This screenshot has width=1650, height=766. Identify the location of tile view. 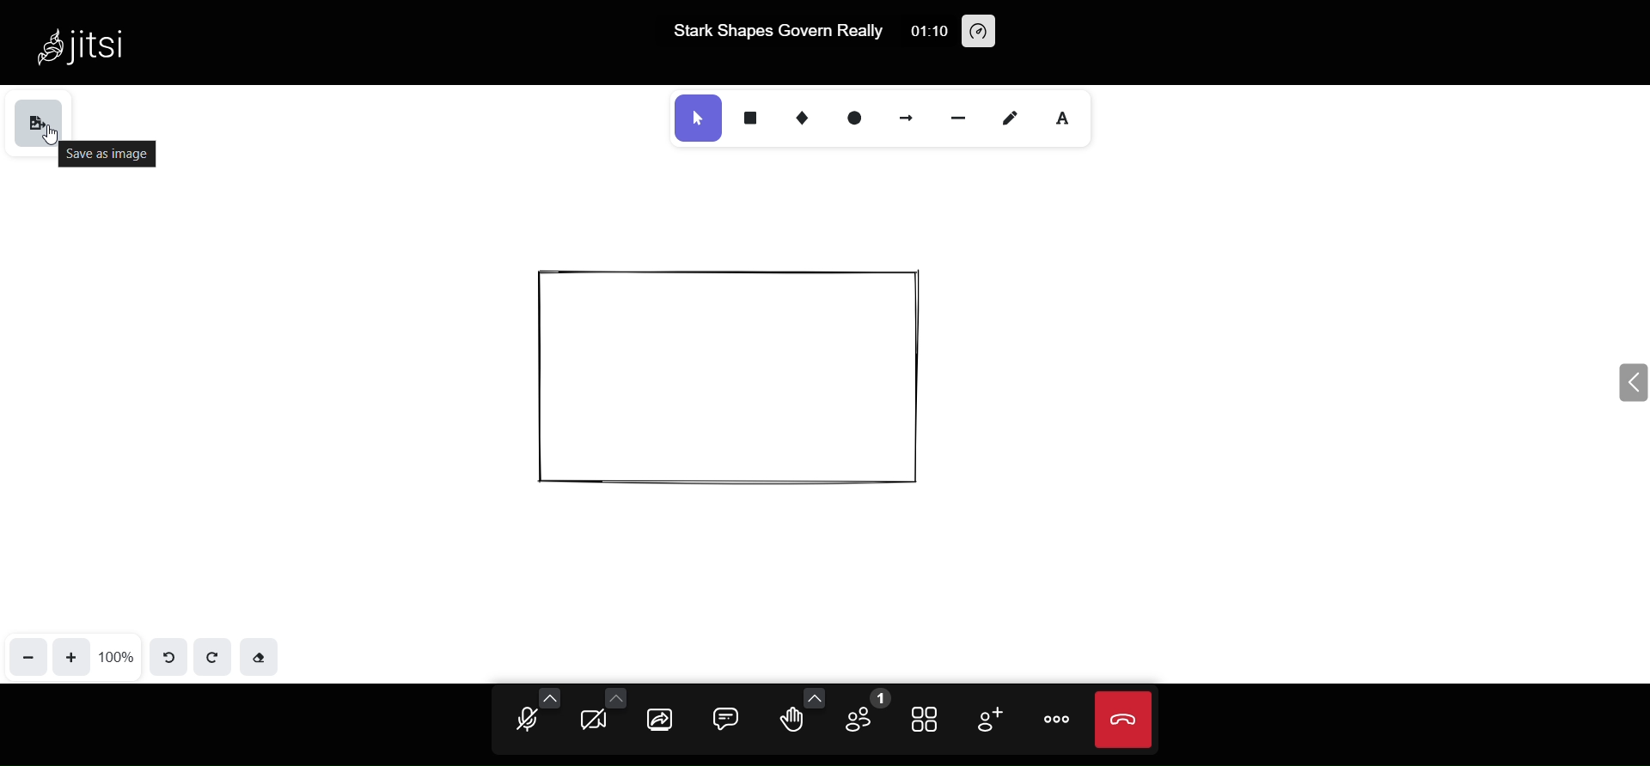
(925, 721).